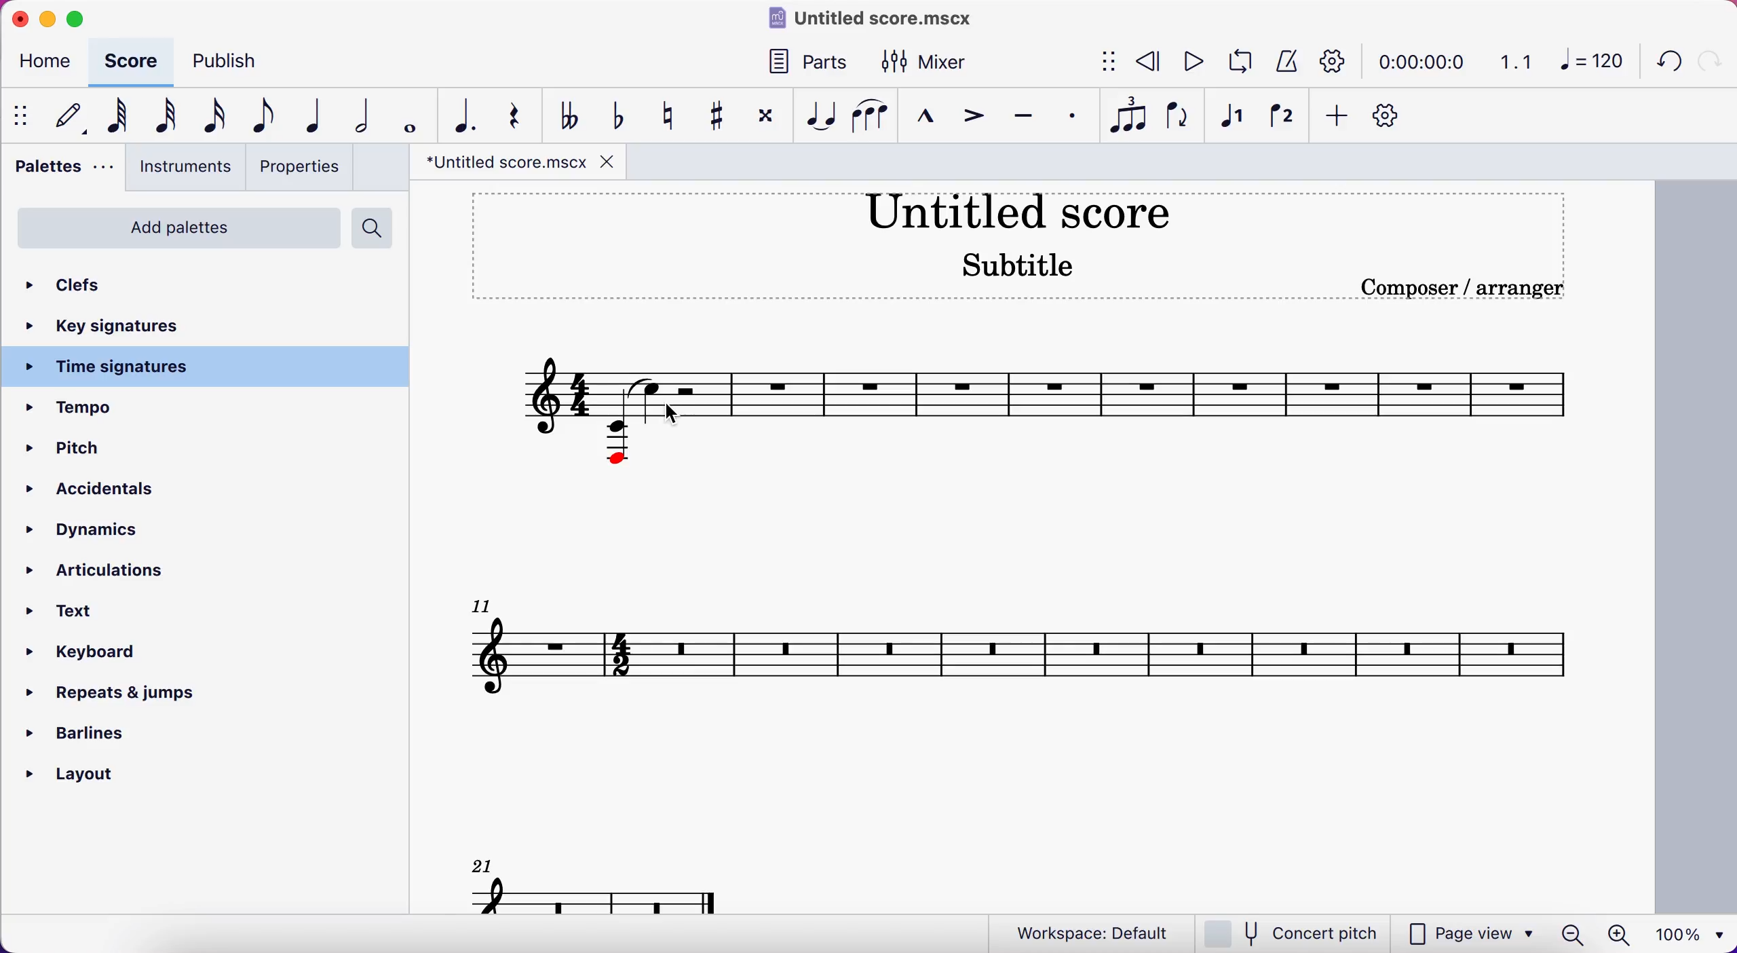 Image resolution: width=1737 pixels, height=953 pixels. What do you see at coordinates (1400, 119) in the screenshot?
I see `customization toolbar` at bounding box center [1400, 119].